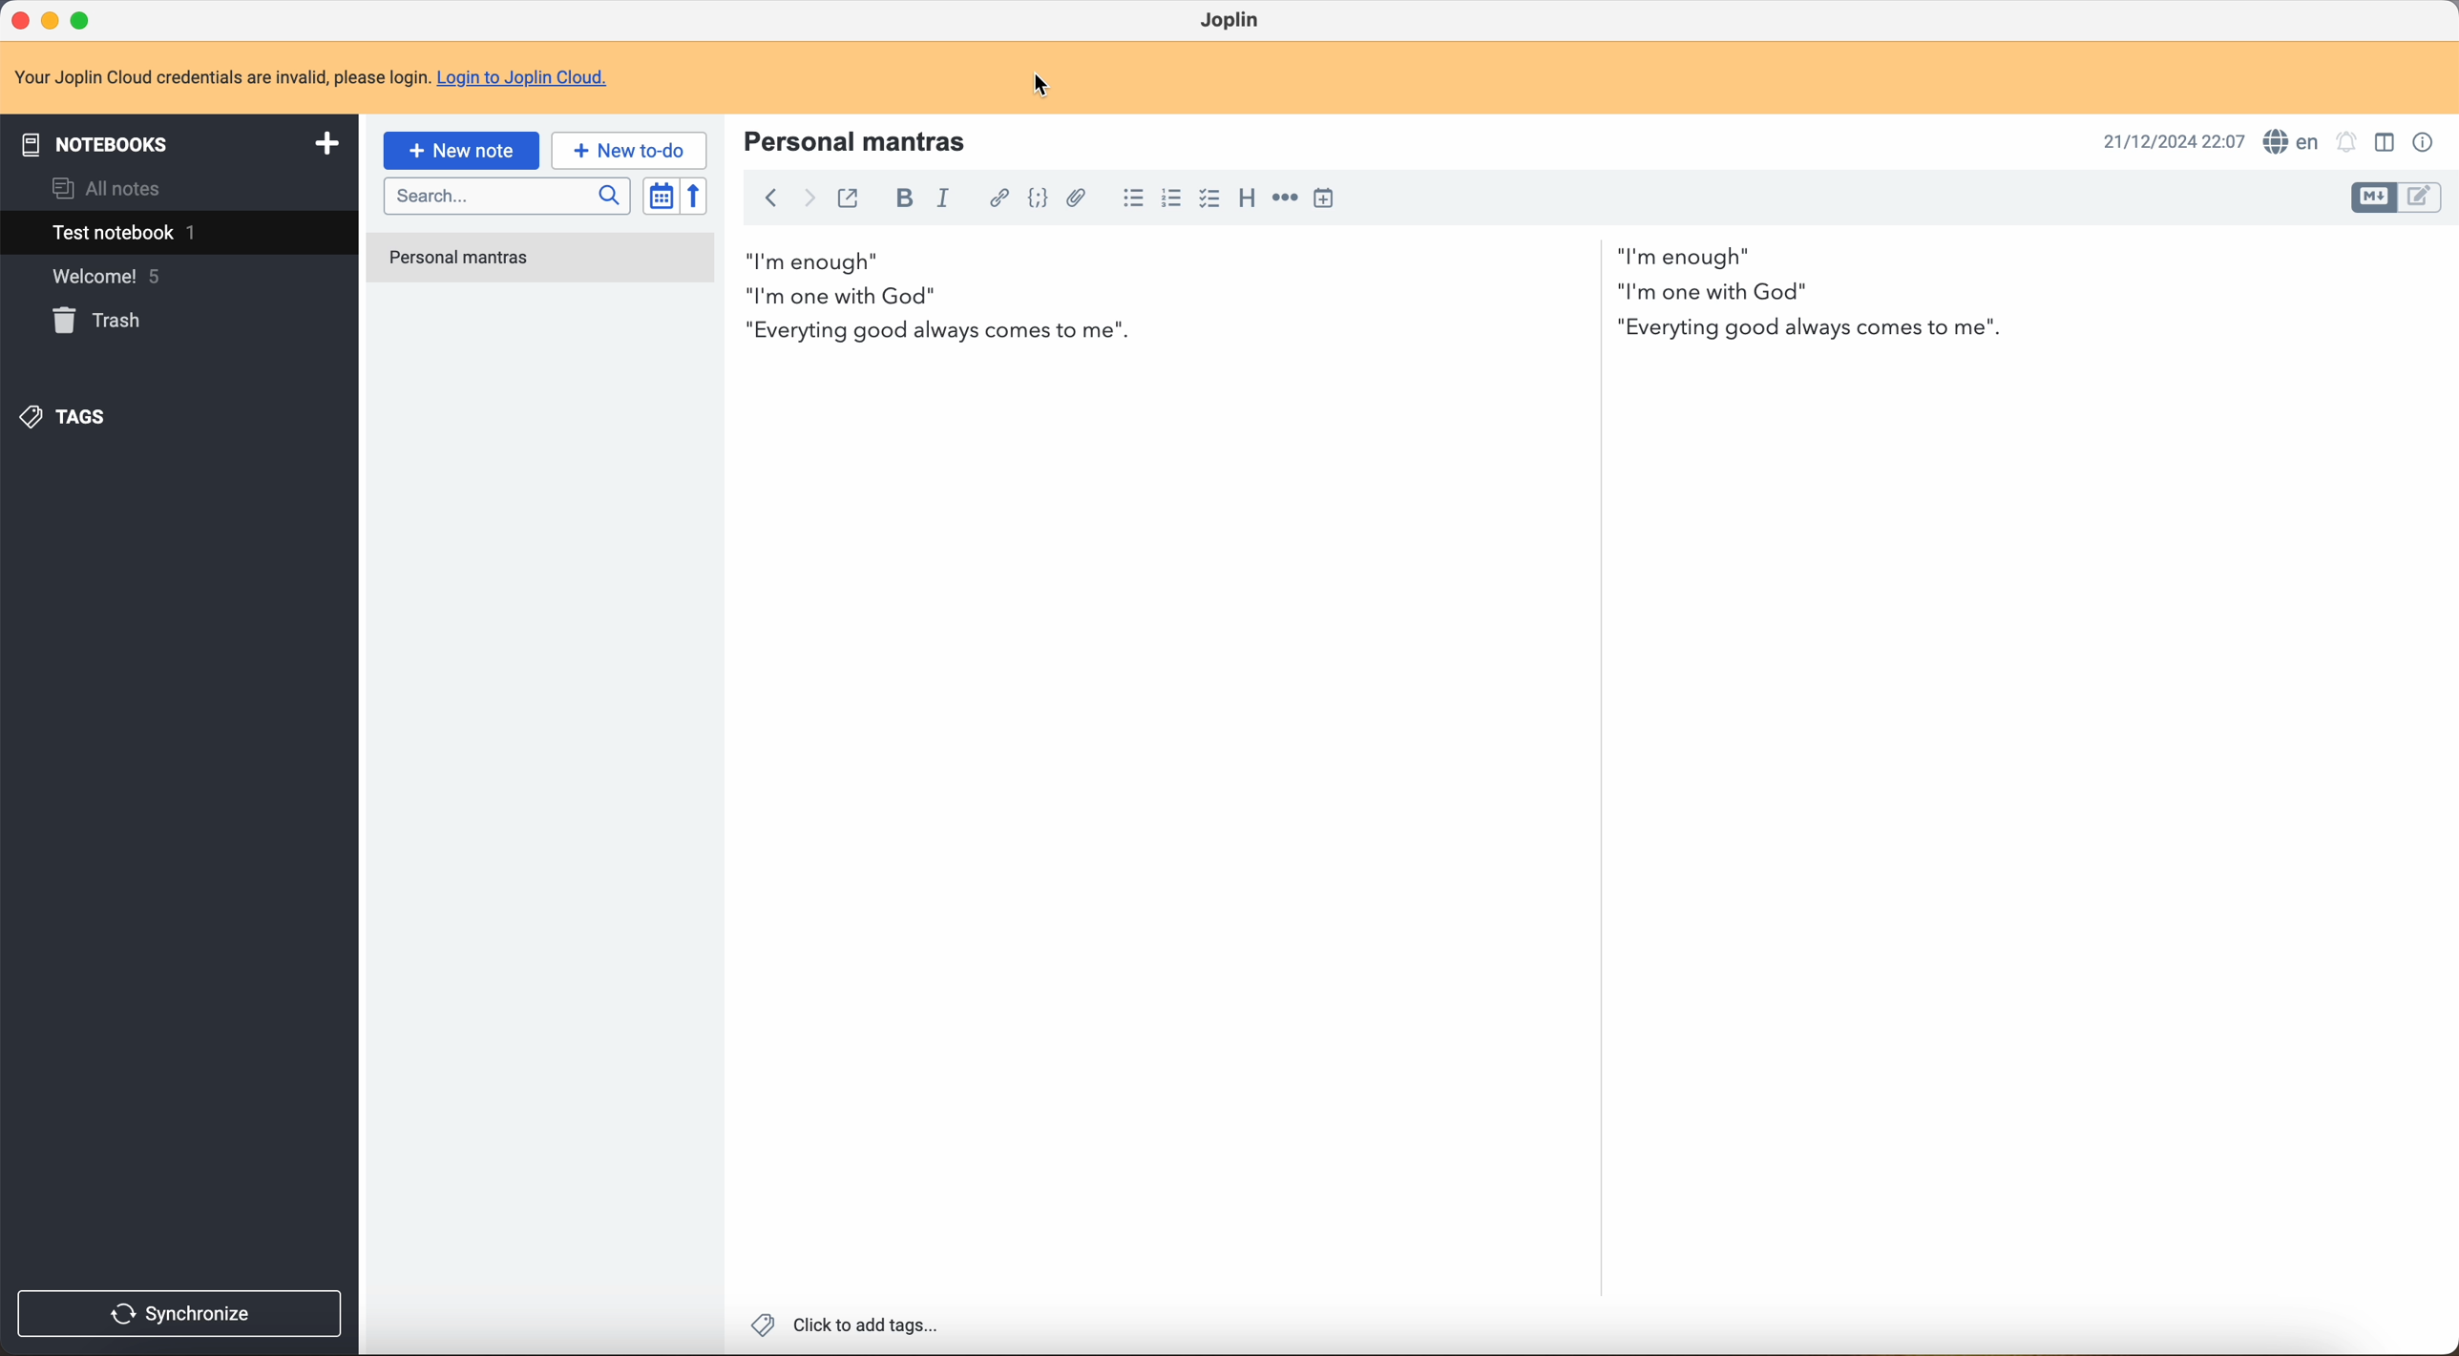 The height and width of the screenshot is (1356, 2459). I want to click on close program, so click(17, 20).